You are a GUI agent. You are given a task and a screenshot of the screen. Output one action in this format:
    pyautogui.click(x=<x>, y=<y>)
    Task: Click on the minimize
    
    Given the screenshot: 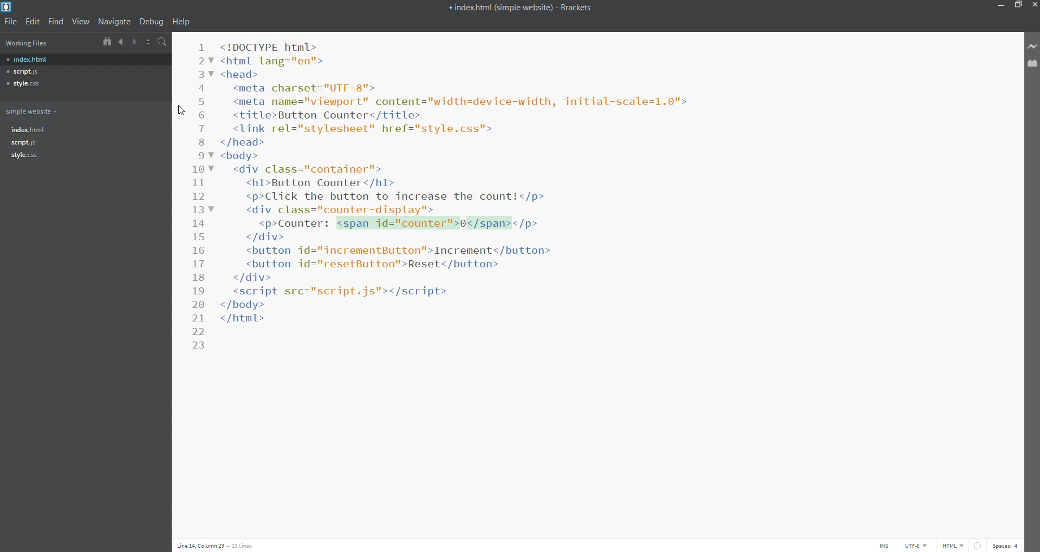 What is the action you would take?
    pyautogui.click(x=997, y=6)
    